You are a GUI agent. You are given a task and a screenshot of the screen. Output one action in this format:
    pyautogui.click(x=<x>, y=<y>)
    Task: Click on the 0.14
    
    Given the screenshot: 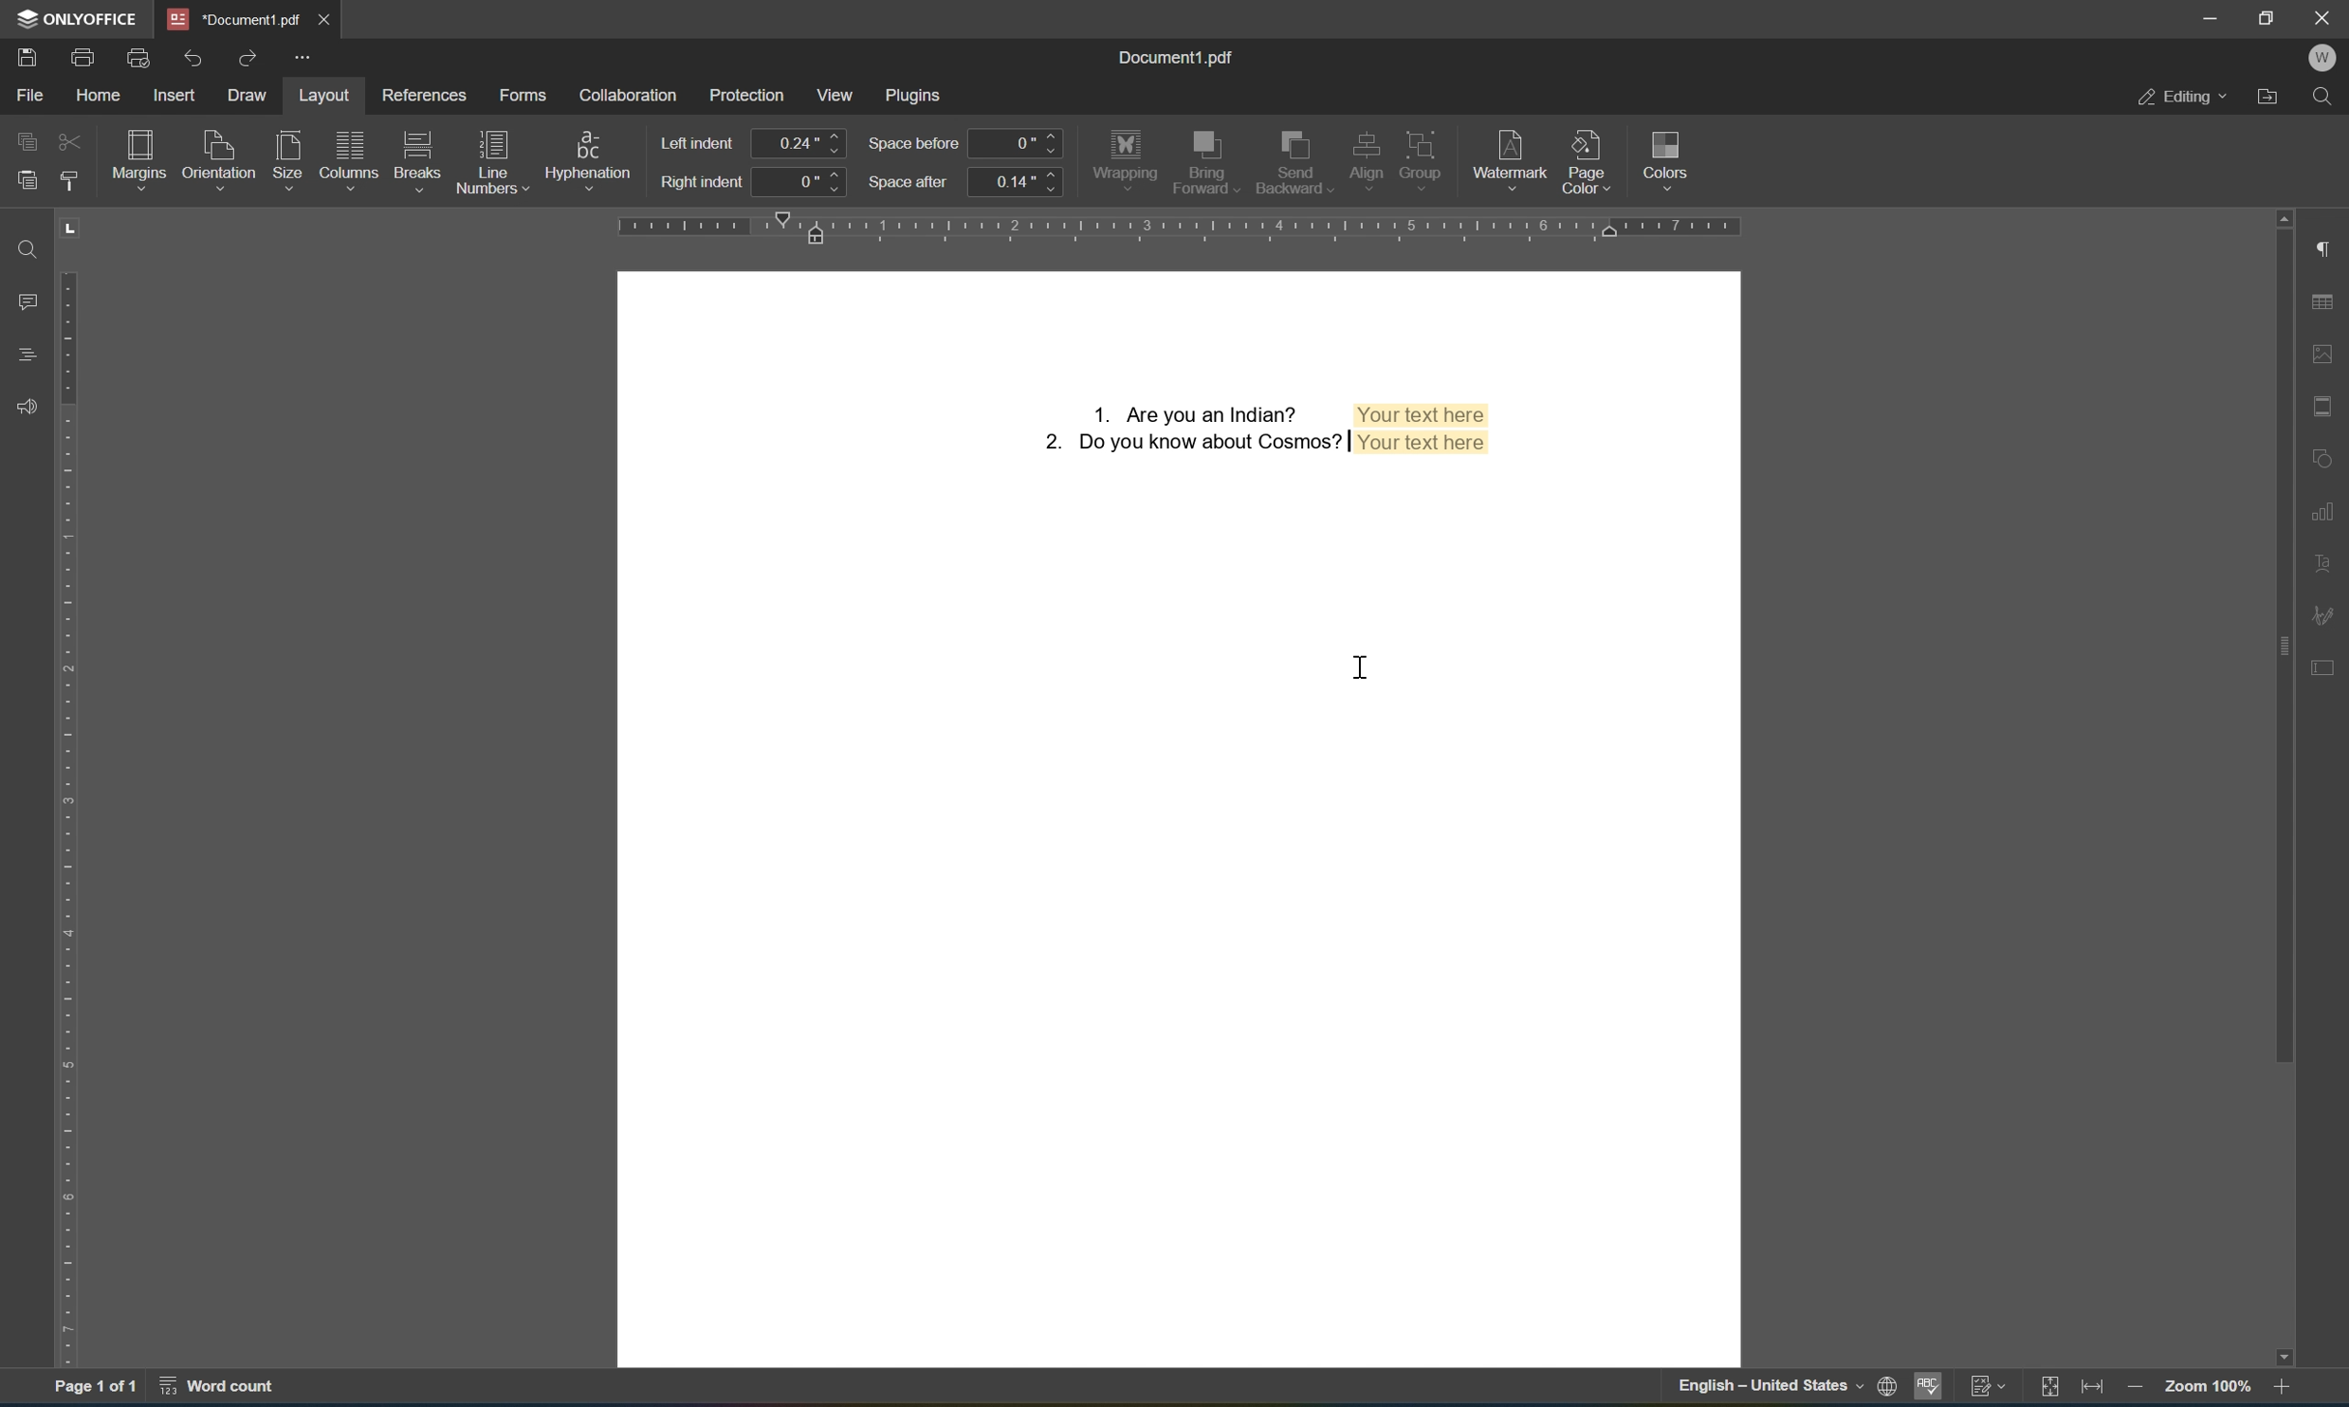 What is the action you would take?
    pyautogui.click(x=1016, y=183)
    